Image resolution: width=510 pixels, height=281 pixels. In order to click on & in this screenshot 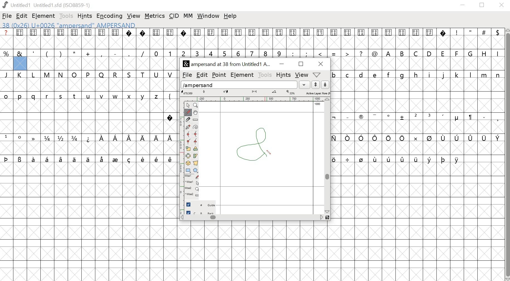, I will do `click(20, 53)`.